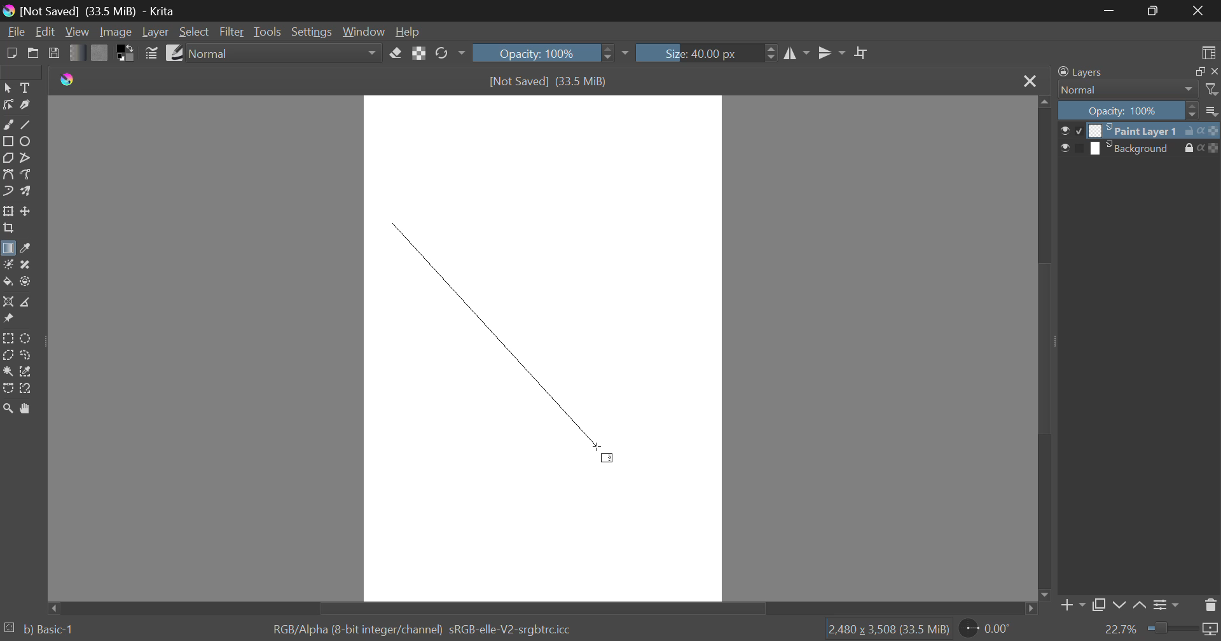 The height and width of the screenshot is (641, 1221). What do you see at coordinates (9, 339) in the screenshot?
I see `Rectangular Selection` at bounding box center [9, 339].